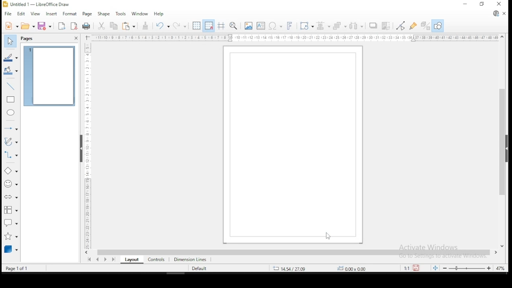 Image resolution: width=512 pixels, height=288 pixels. What do you see at coordinates (10, 156) in the screenshot?
I see `connecters` at bounding box center [10, 156].